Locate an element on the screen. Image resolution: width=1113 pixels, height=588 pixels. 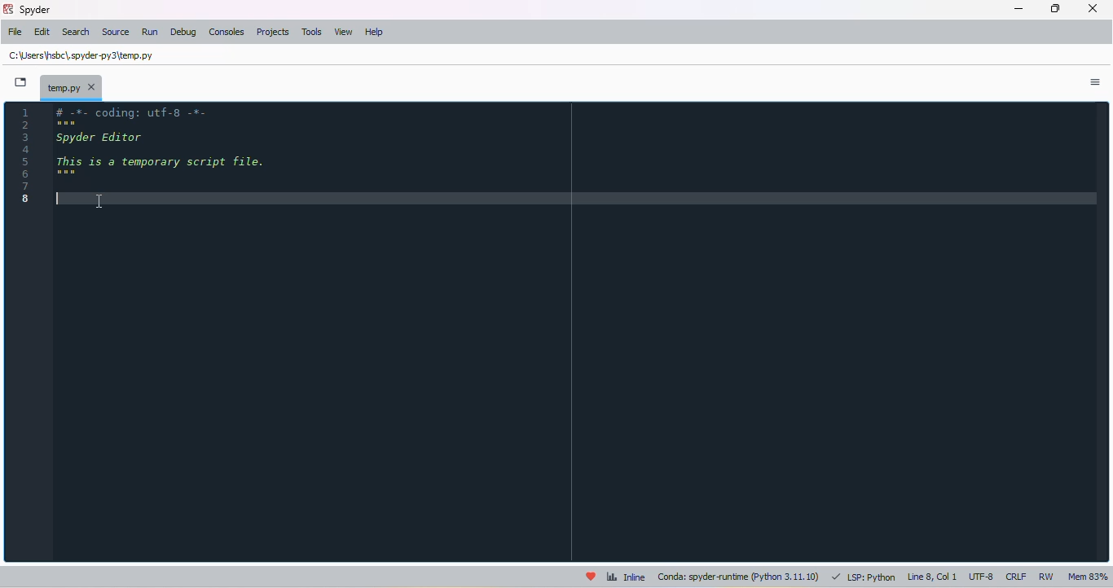
maximize is located at coordinates (1056, 8).